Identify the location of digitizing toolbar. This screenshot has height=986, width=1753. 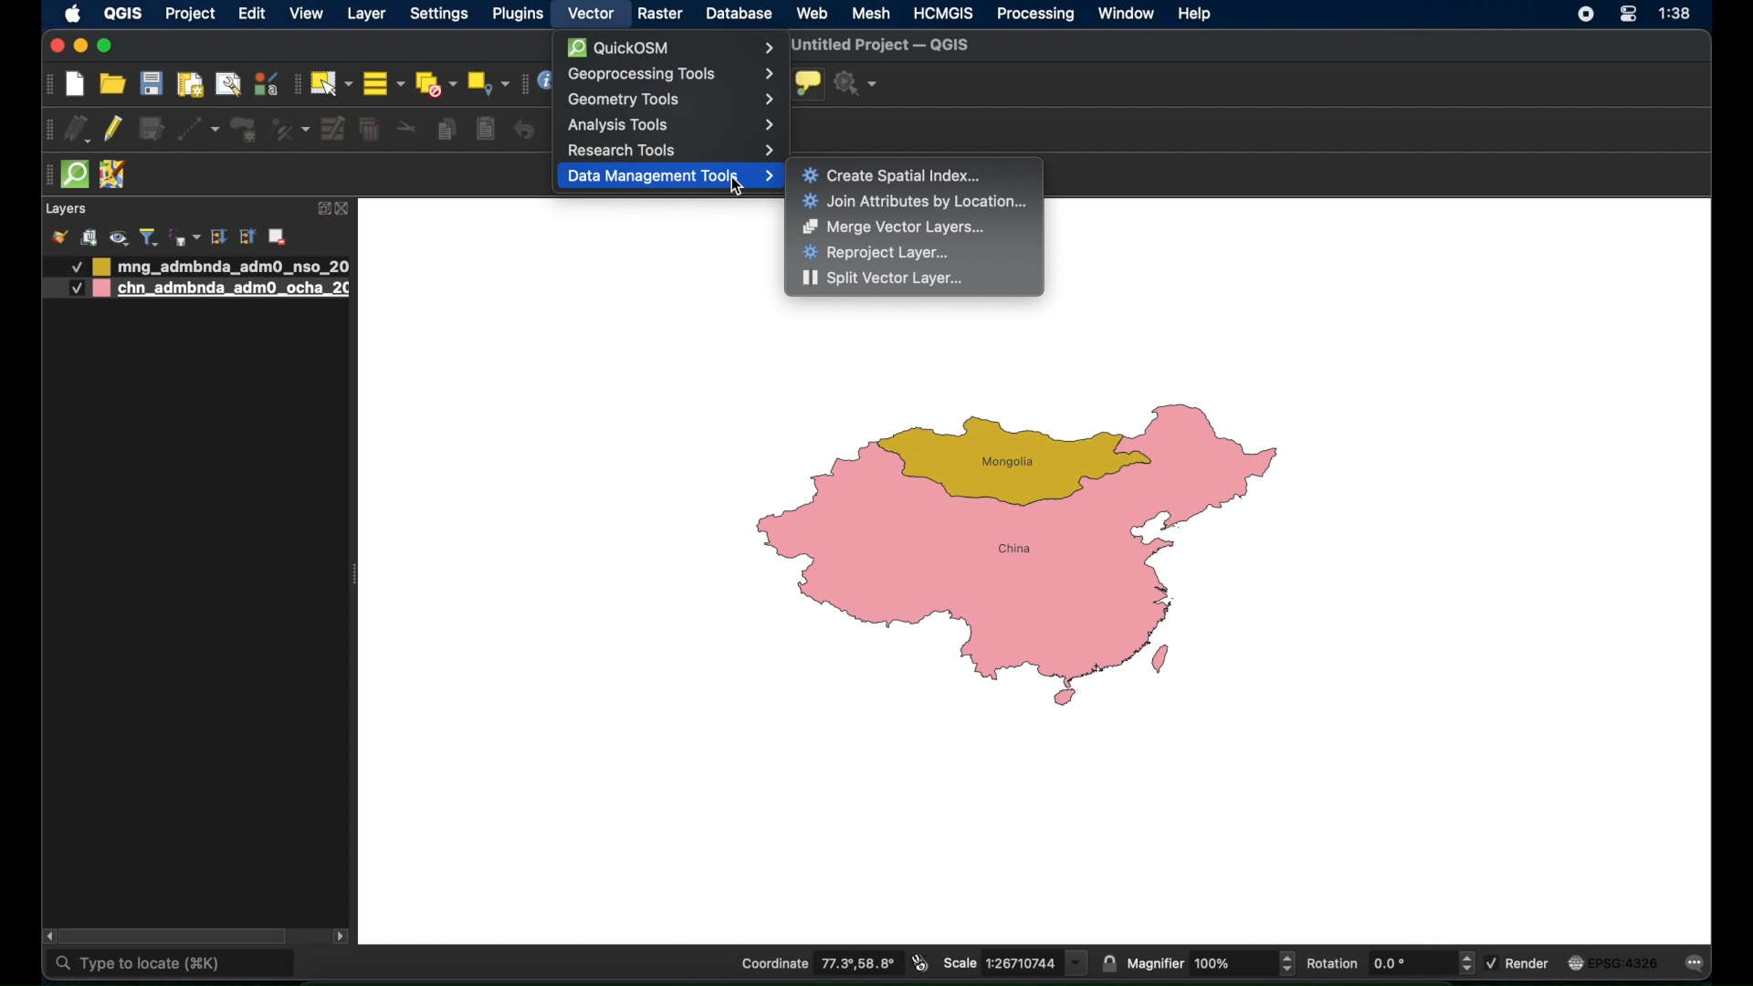
(49, 131).